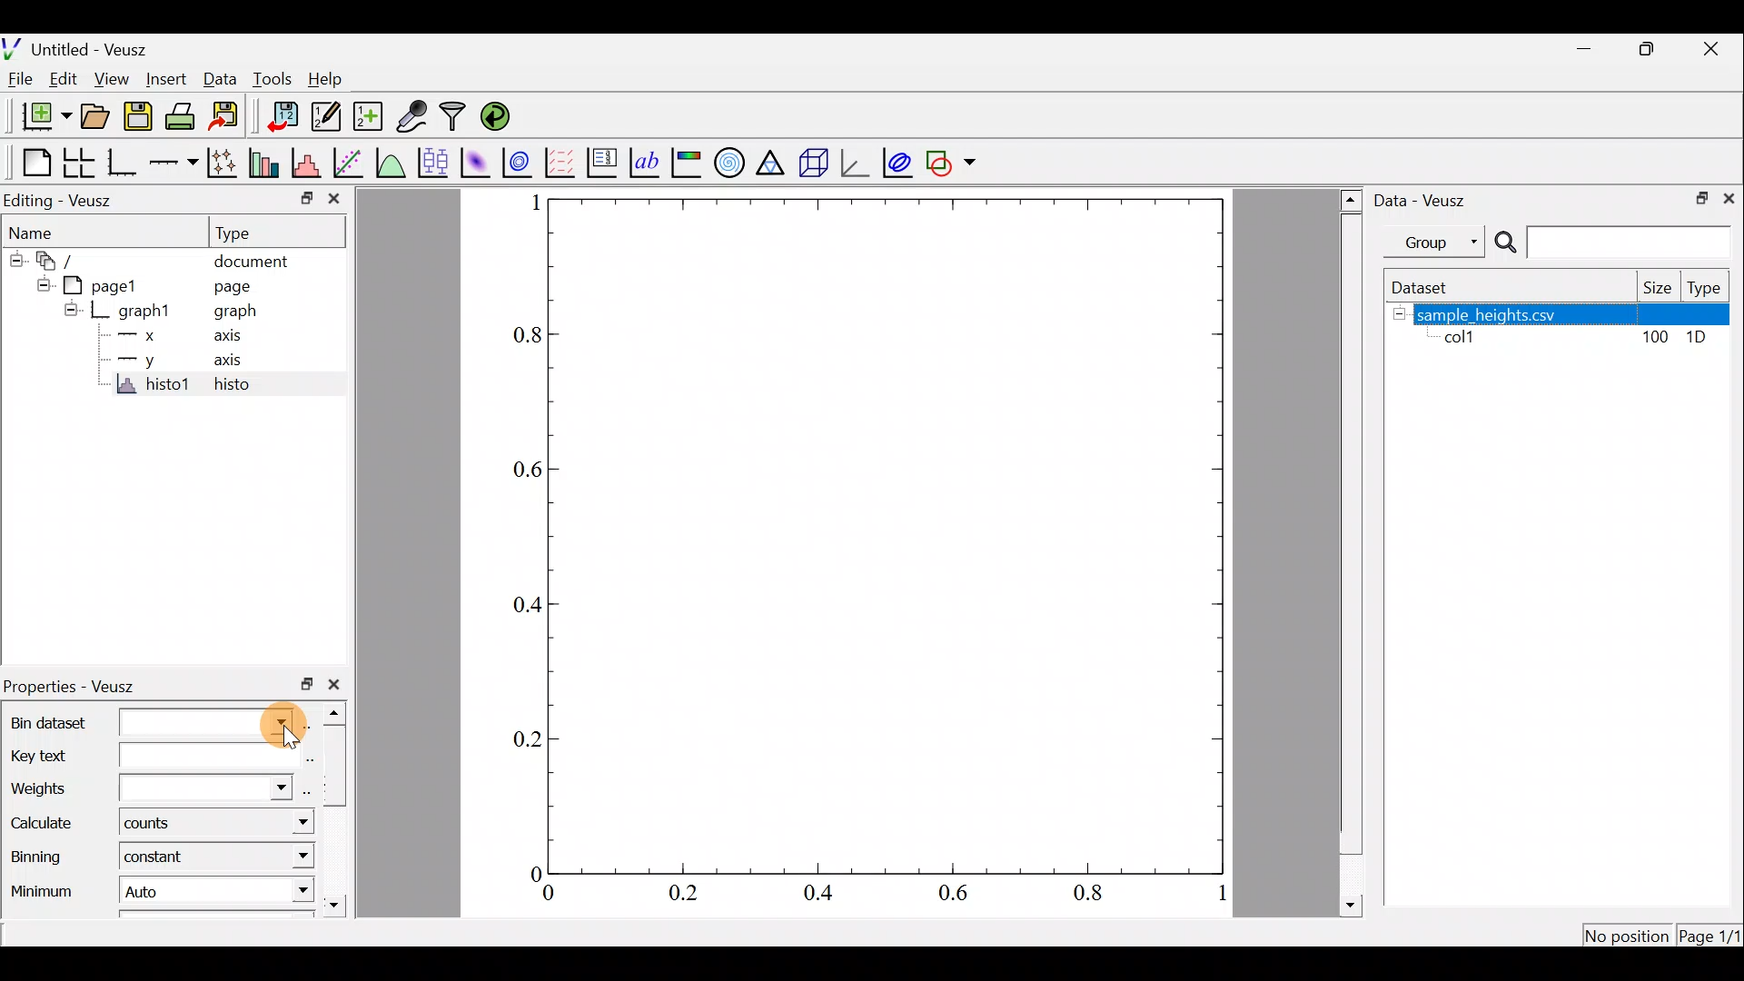 The image size is (1744, 981). I want to click on polar graph, so click(730, 162).